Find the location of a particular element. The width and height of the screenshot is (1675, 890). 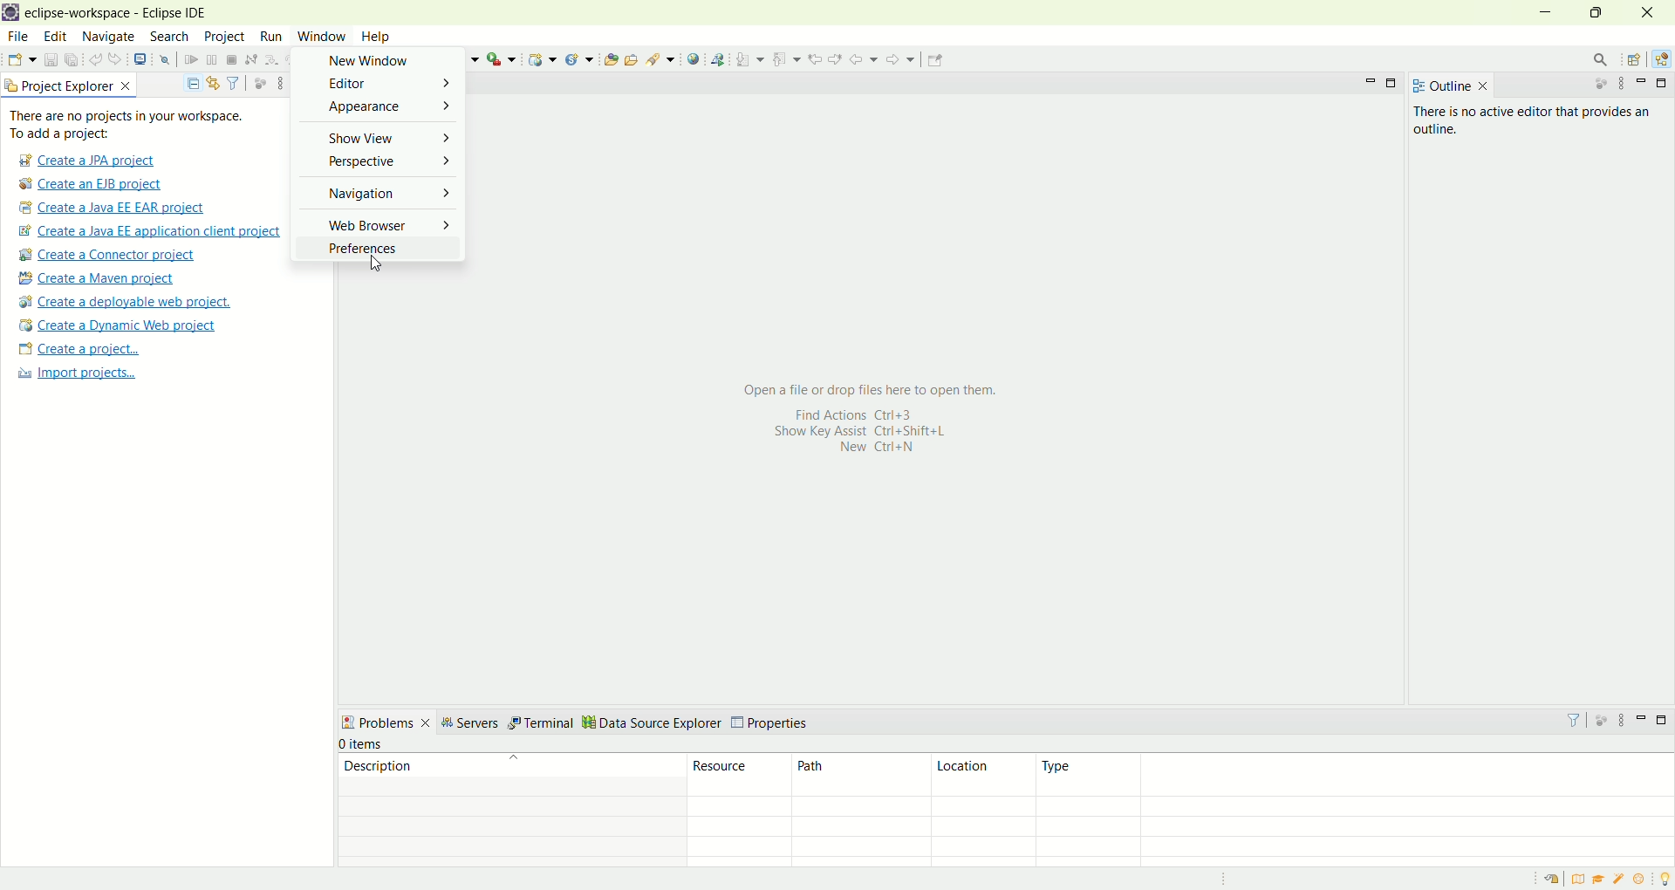

link with editor is located at coordinates (214, 83).